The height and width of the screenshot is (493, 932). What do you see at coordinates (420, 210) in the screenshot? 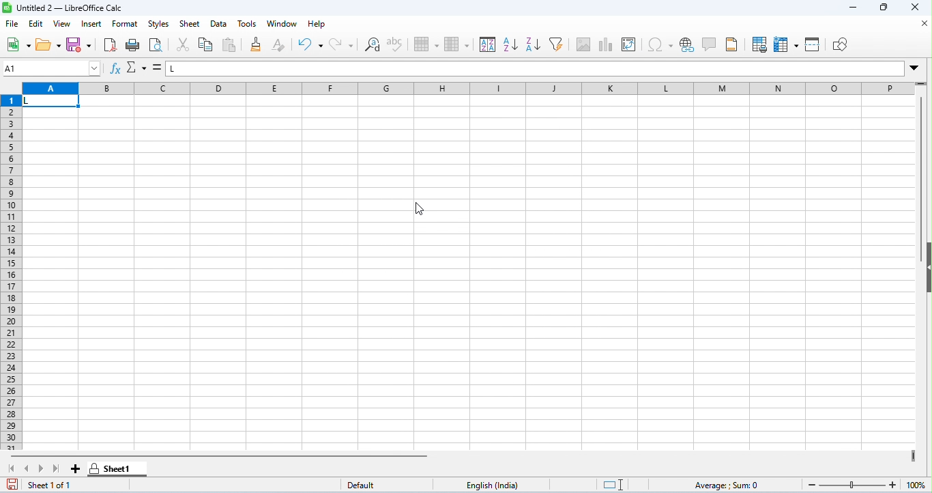
I see `cursor` at bounding box center [420, 210].